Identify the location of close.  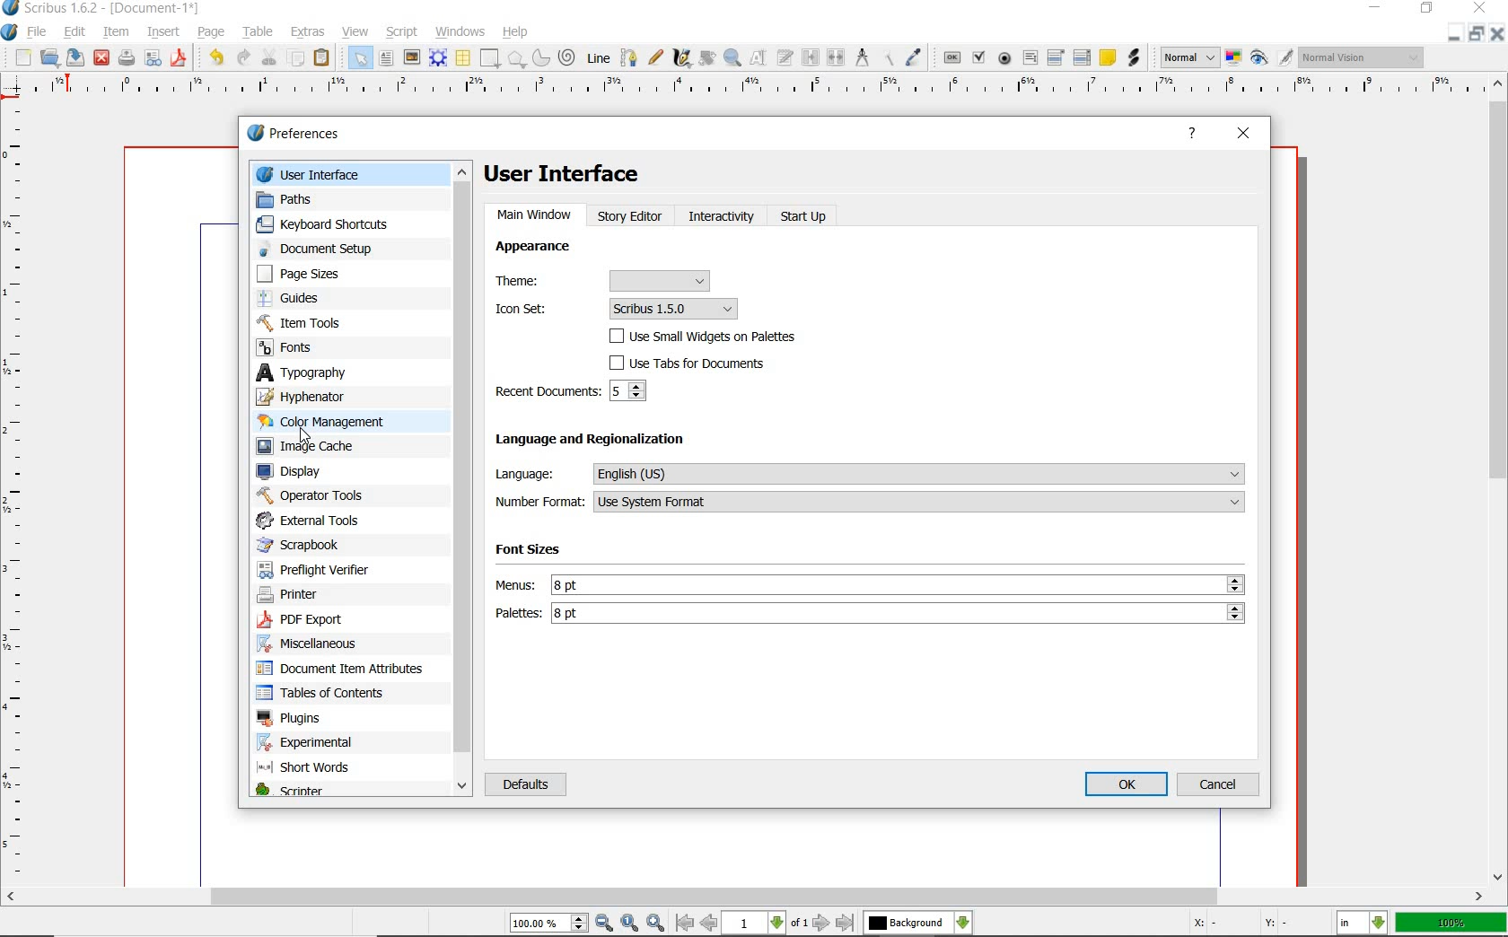
(1480, 9).